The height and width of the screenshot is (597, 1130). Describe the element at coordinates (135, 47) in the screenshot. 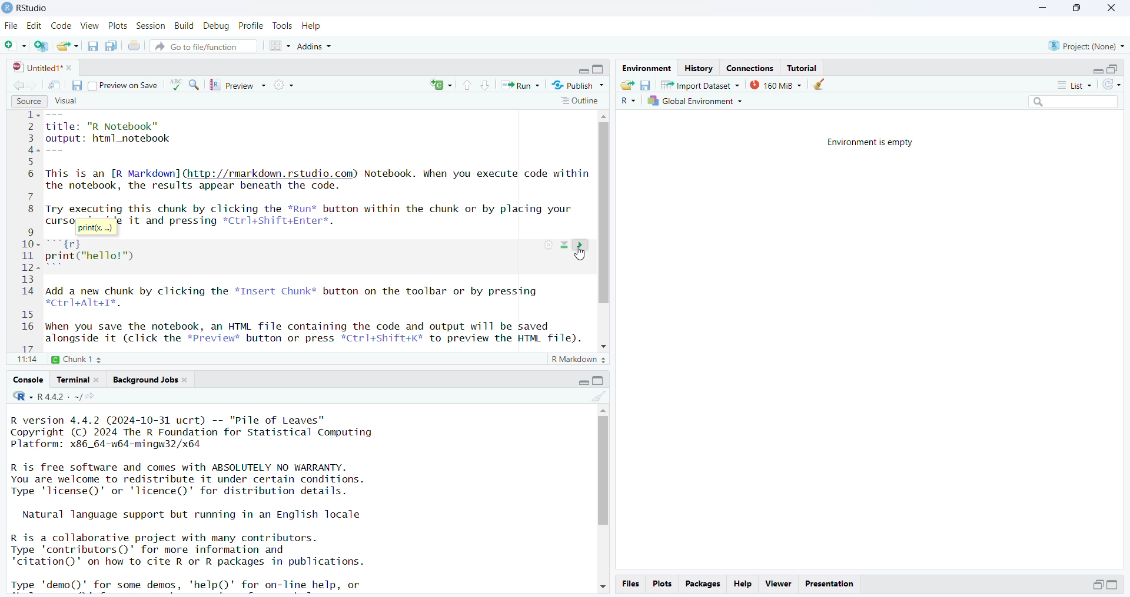

I see `print current file` at that location.